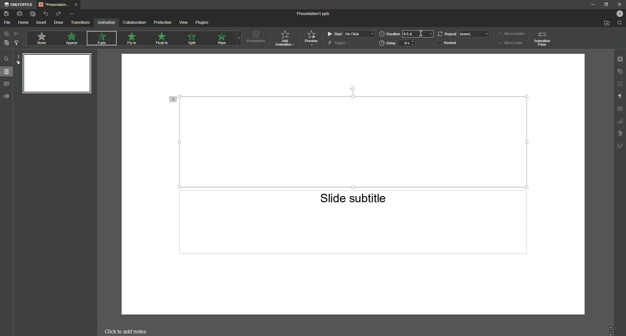 This screenshot has height=336, width=626. I want to click on Cut, so click(17, 34).